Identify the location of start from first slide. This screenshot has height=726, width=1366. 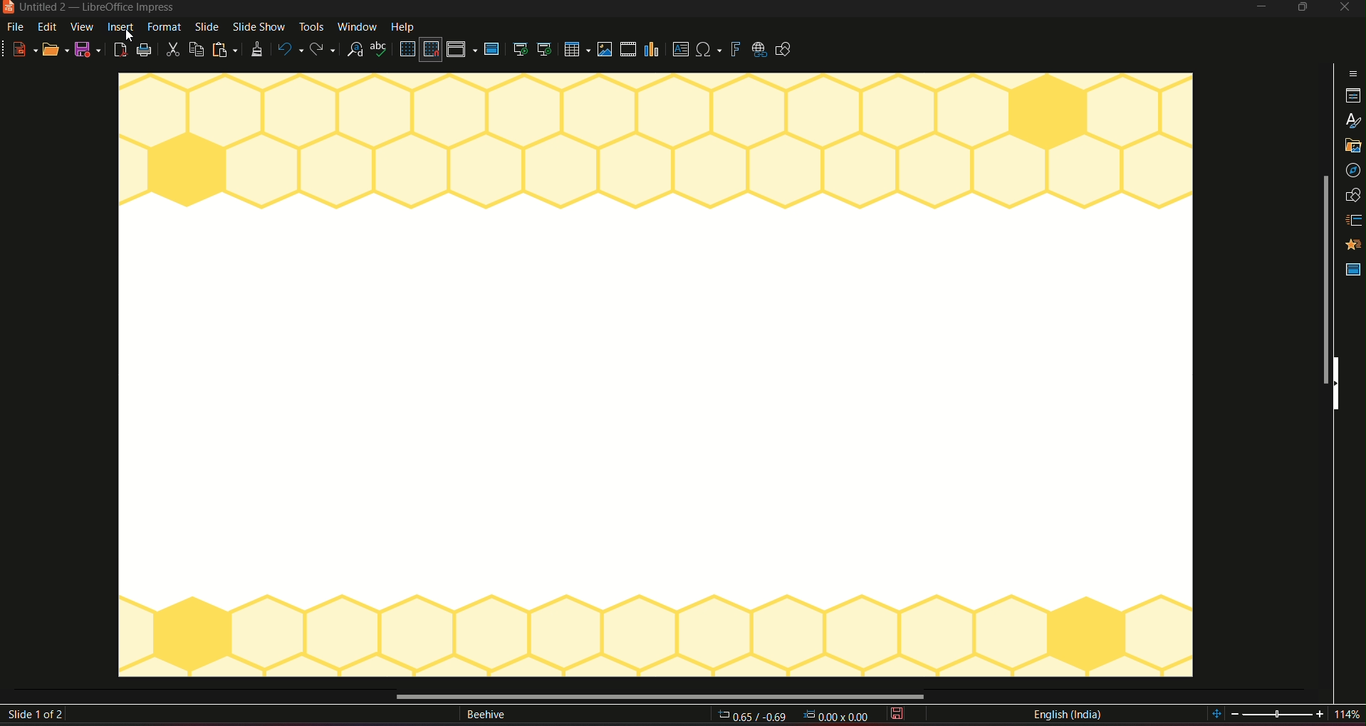
(520, 49).